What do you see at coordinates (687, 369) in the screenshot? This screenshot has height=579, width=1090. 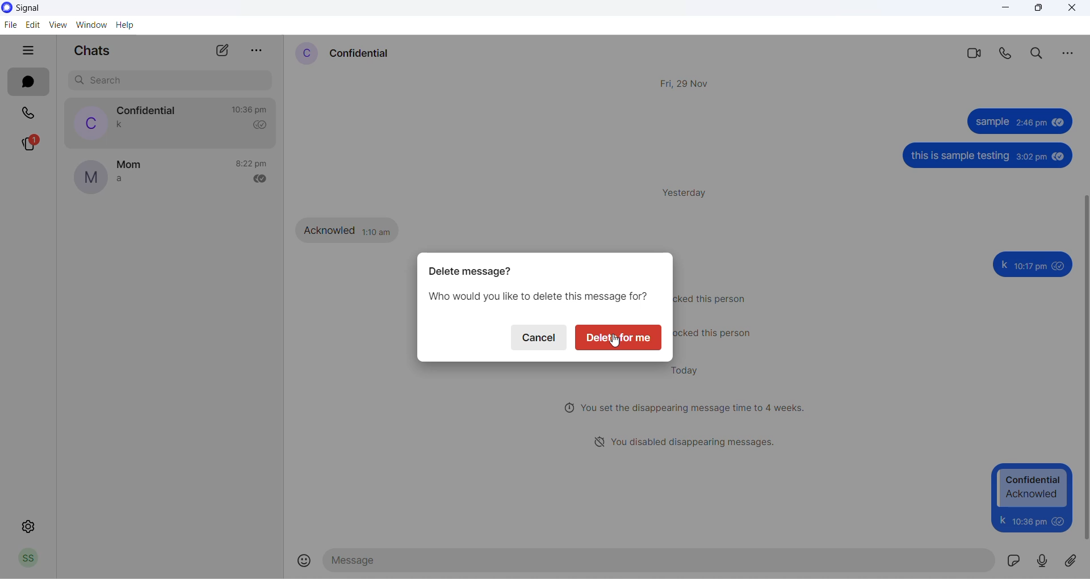 I see `today heading` at bounding box center [687, 369].